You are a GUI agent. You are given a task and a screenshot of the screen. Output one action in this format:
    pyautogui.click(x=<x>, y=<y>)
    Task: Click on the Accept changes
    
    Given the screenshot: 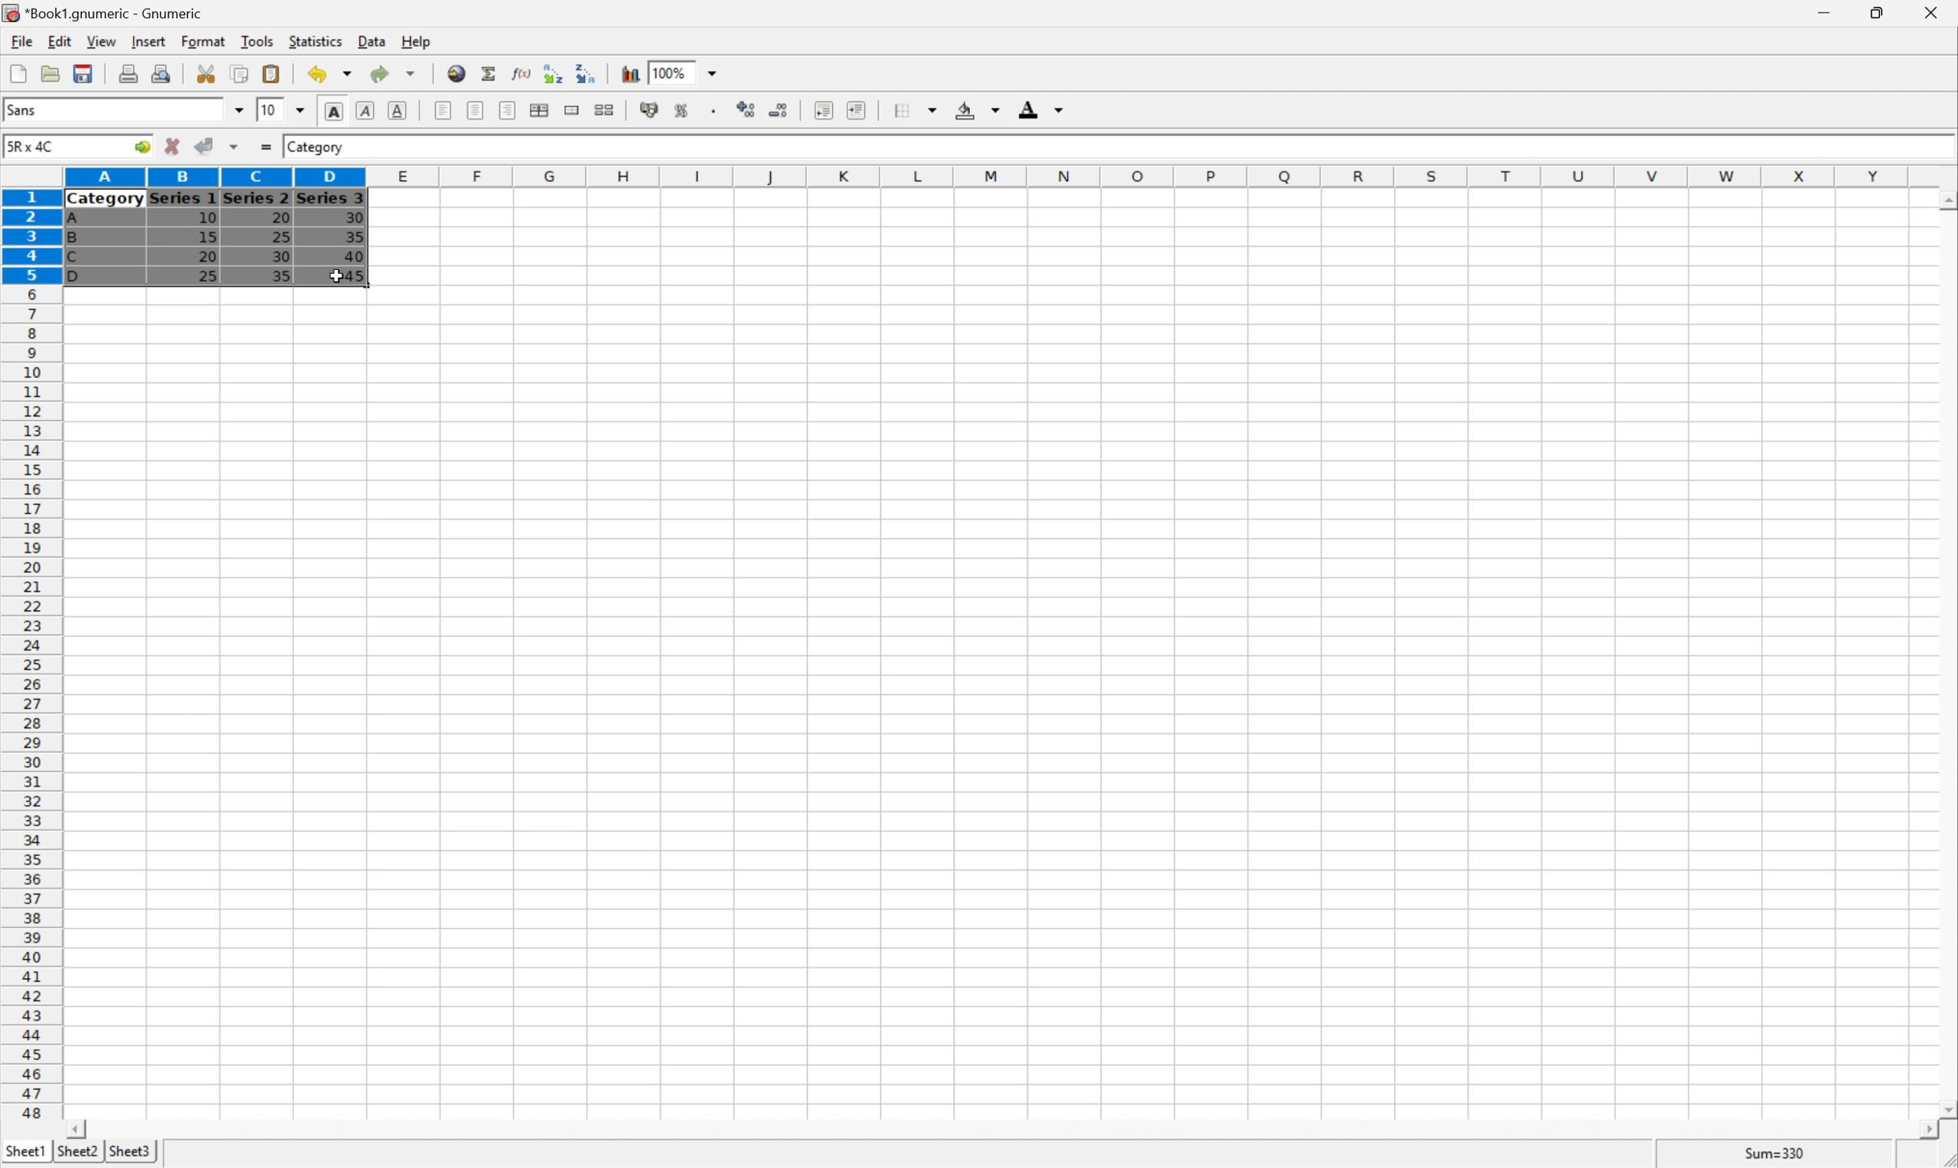 What is the action you would take?
    pyautogui.click(x=202, y=145)
    